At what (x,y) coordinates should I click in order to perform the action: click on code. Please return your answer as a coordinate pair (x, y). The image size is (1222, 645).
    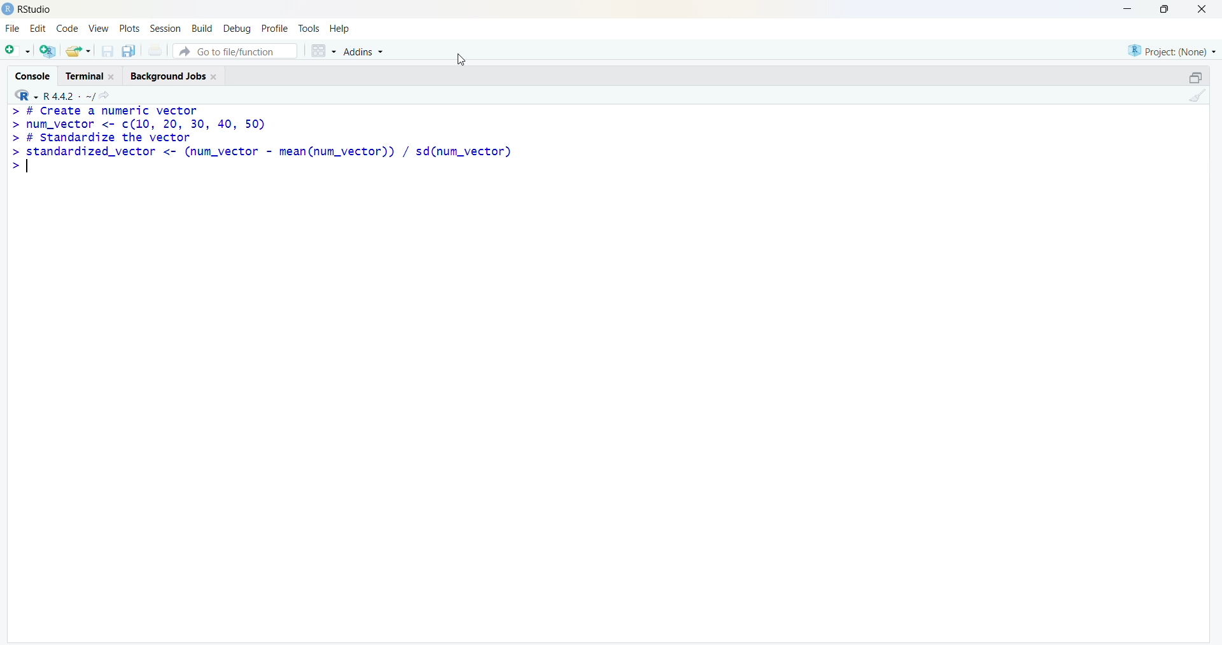
    Looking at the image, I should click on (67, 29).